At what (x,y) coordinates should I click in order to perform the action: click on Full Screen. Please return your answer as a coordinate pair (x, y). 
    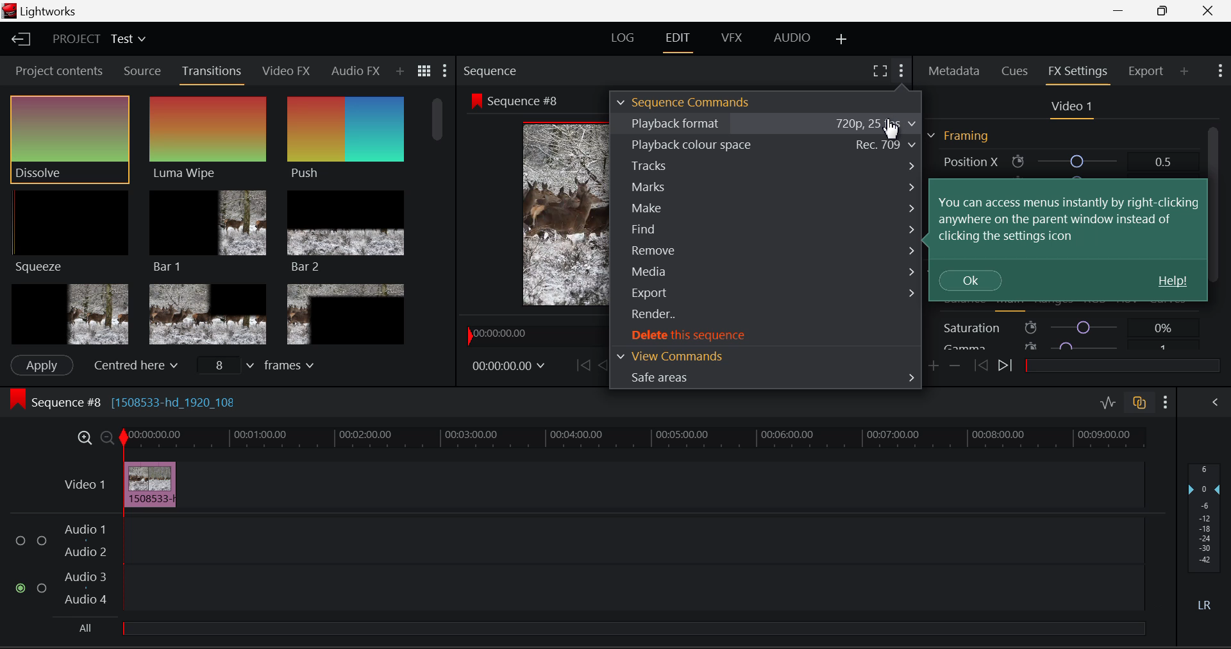
    Looking at the image, I should click on (880, 71).